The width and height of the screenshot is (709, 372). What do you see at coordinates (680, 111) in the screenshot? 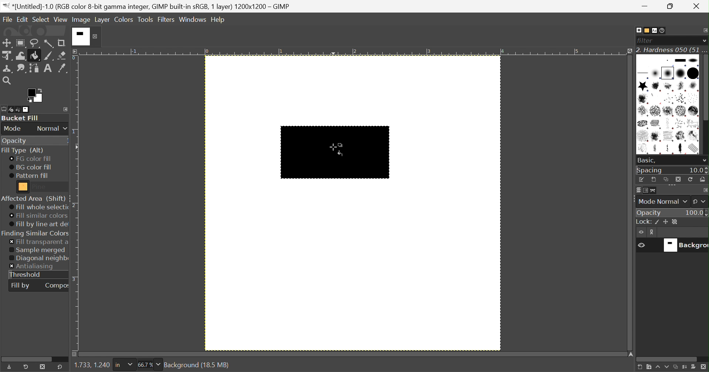
I see `Chalk 02` at bounding box center [680, 111].